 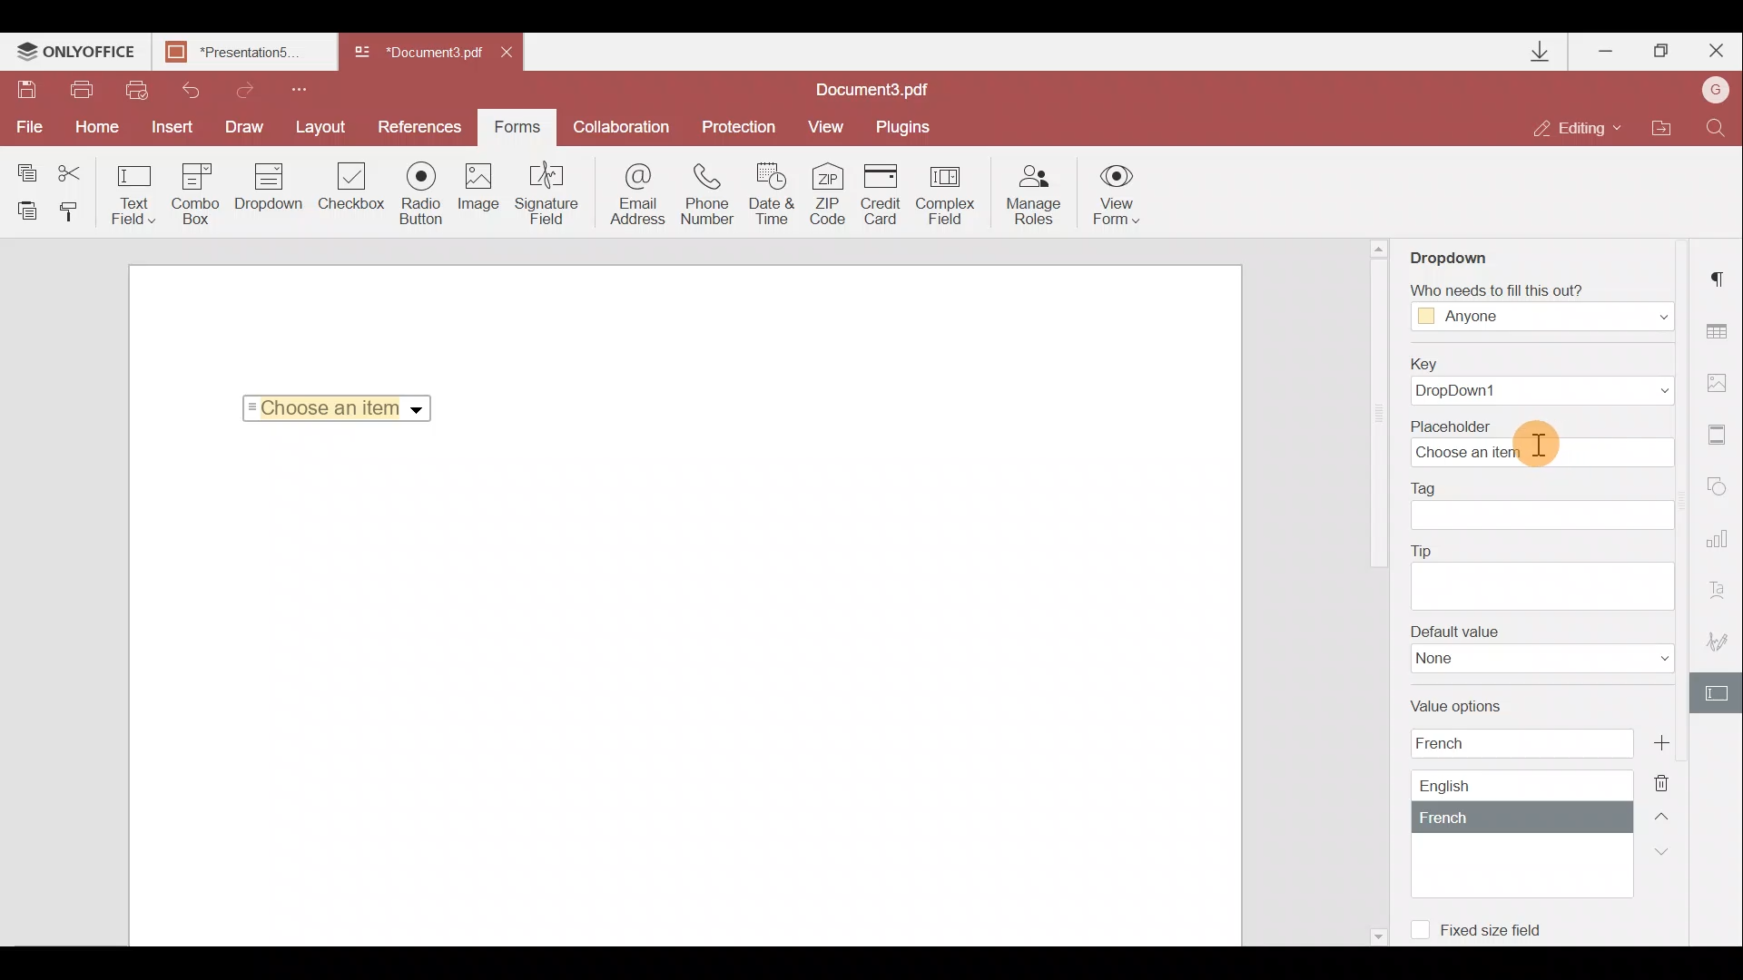 I want to click on Delete, so click(x=1672, y=781).